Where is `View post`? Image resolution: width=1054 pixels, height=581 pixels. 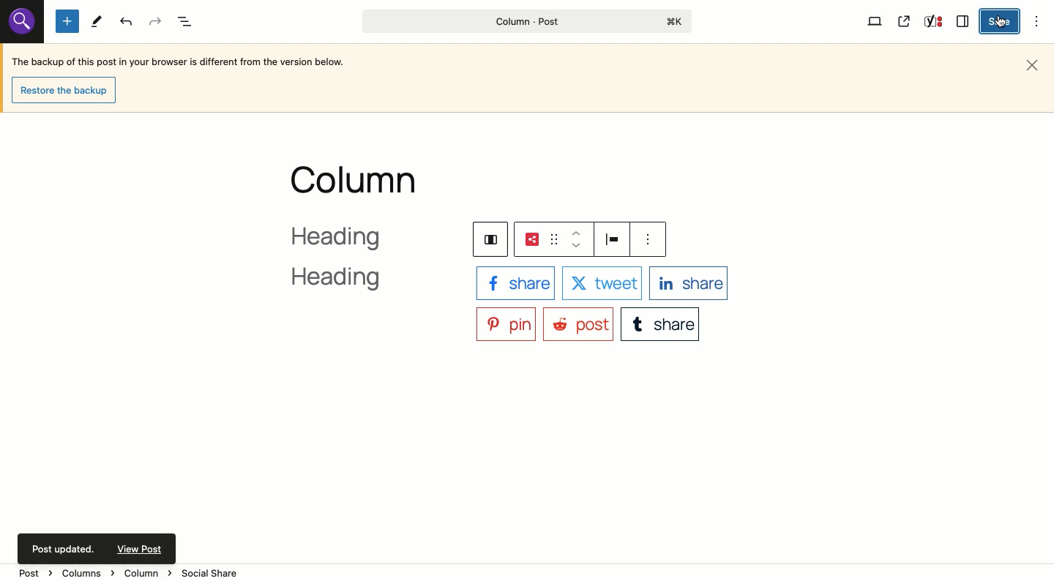 View post is located at coordinates (905, 21).